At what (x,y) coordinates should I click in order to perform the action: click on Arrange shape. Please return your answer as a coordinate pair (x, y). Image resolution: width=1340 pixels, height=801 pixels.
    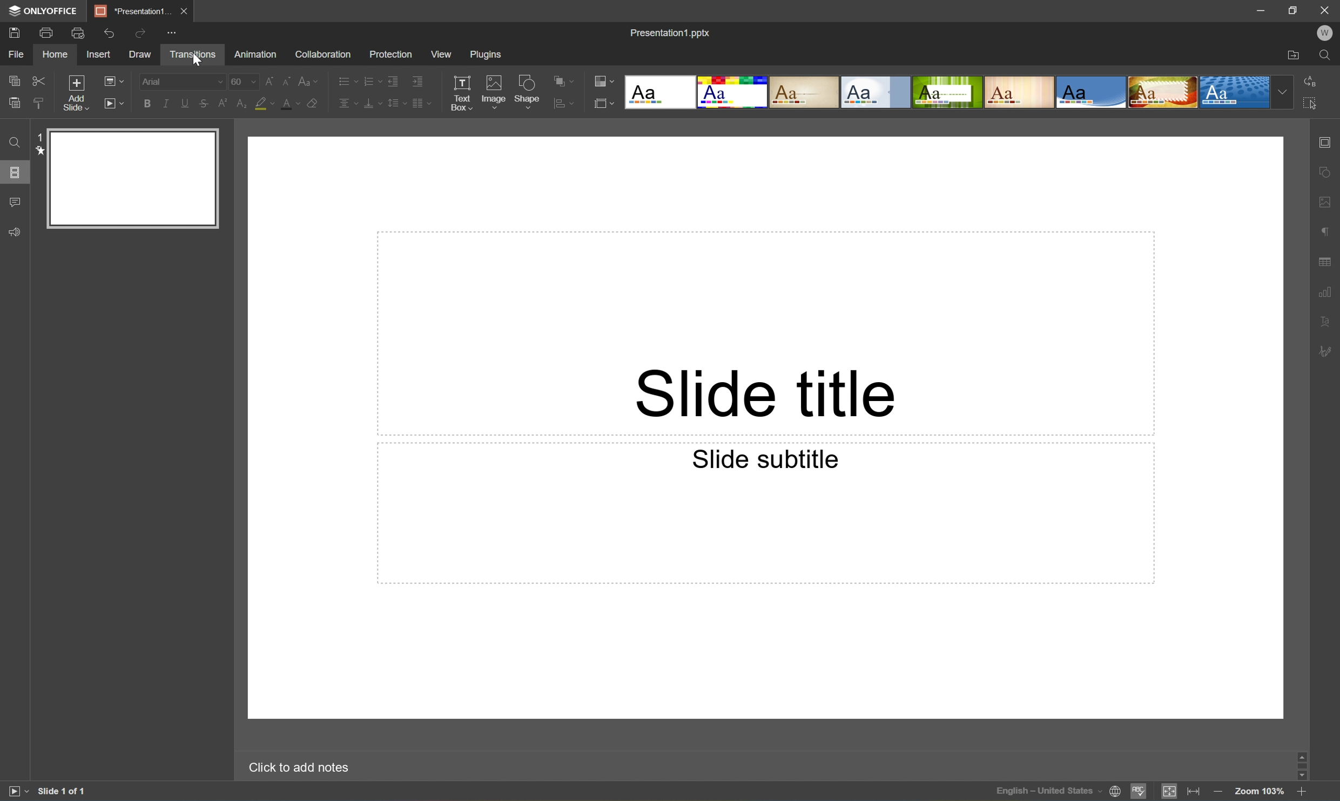
    Looking at the image, I should click on (564, 79).